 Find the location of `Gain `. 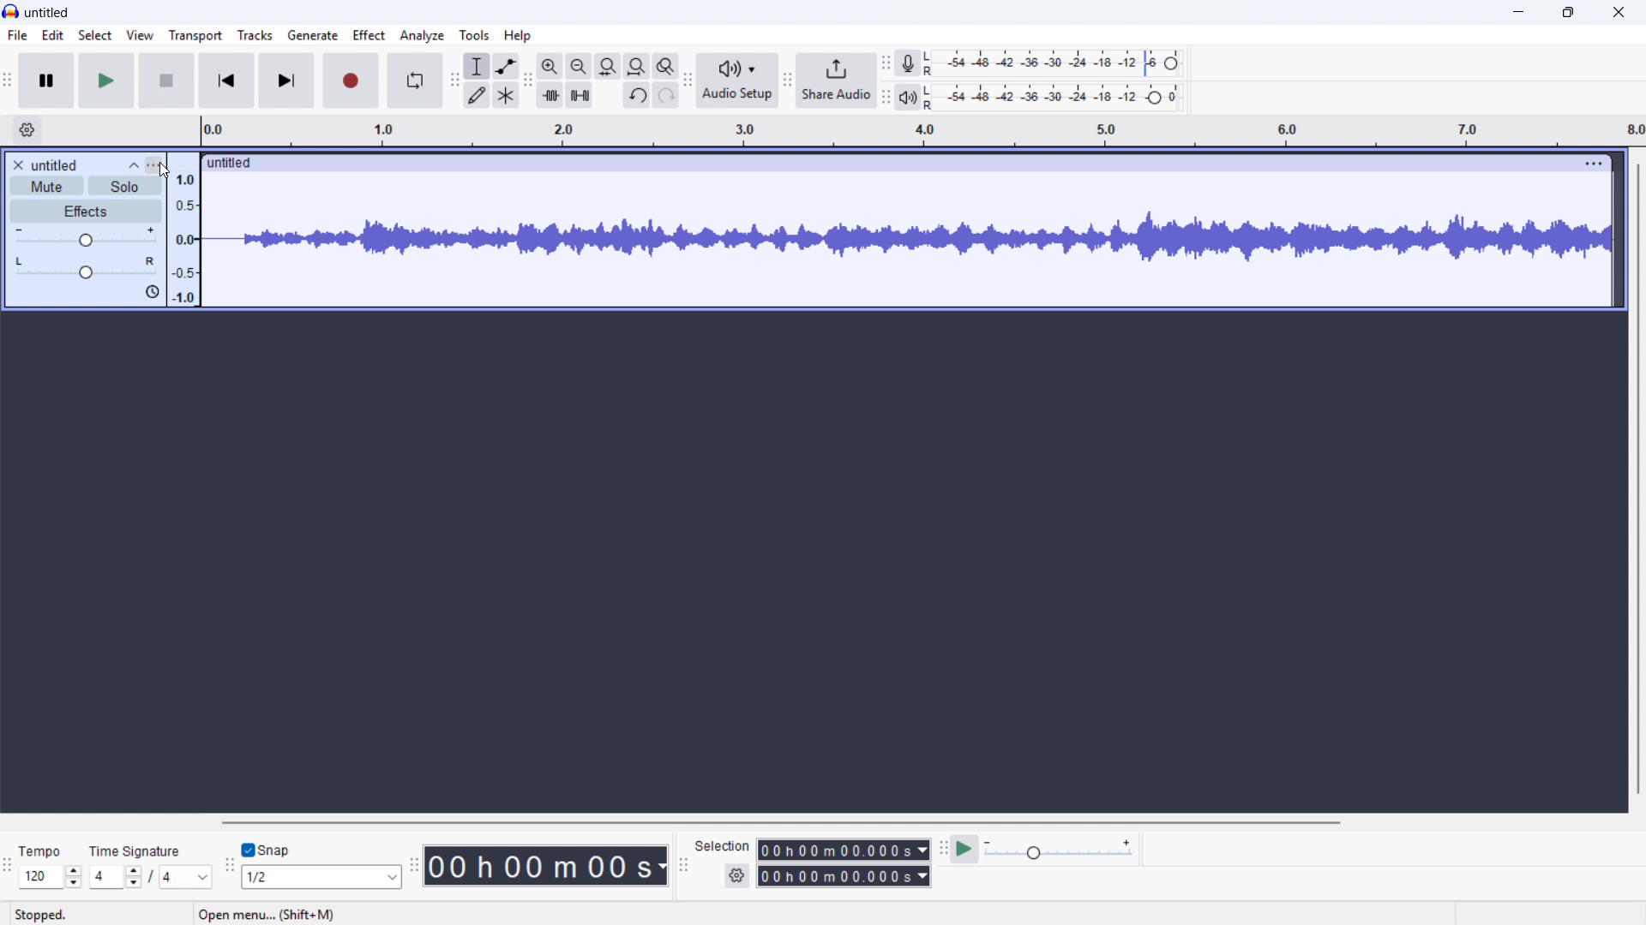

Gain  is located at coordinates (87, 236).